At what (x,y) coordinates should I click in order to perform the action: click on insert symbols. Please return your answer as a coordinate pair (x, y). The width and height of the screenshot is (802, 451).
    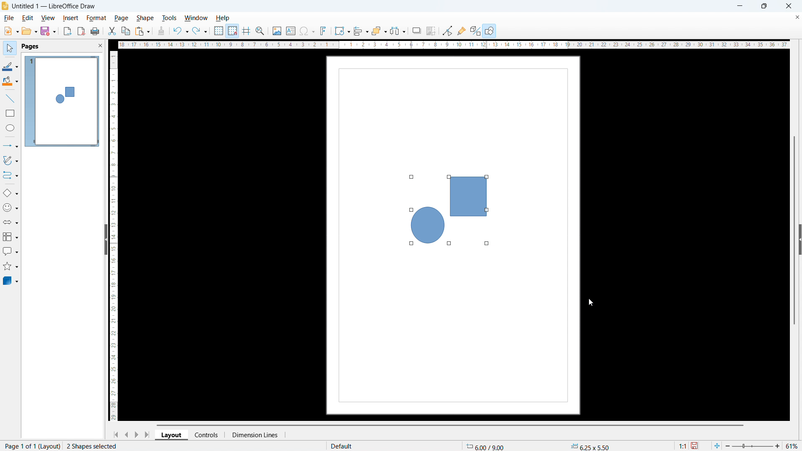
    Looking at the image, I should click on (307, 31).